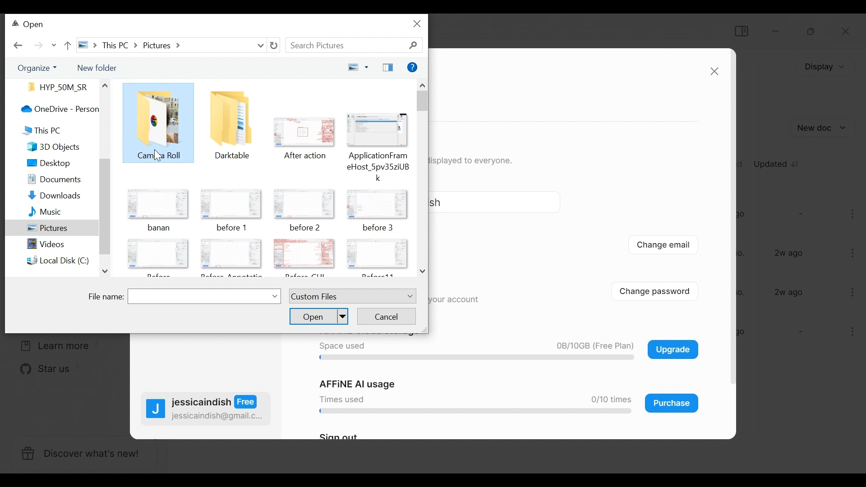 This screenshot has height=487, width=866. Describe the element at coordinates (378, 228) in the screenshot. I see `before 3` at that location.